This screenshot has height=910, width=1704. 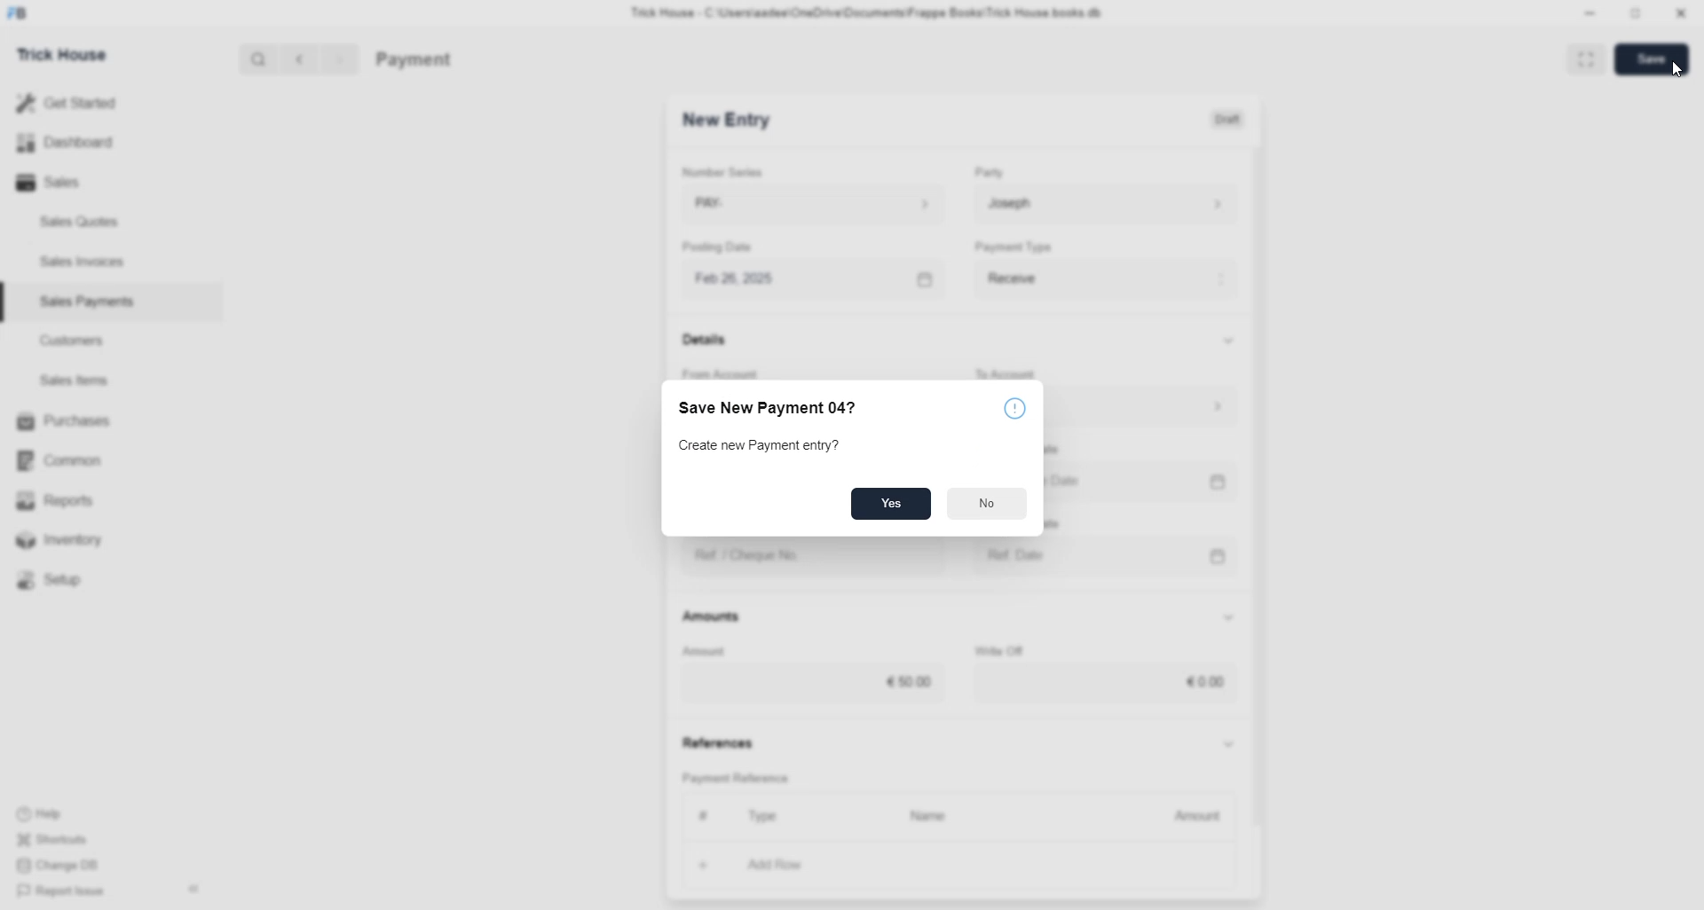 I want to click on €50.00, so click(x=811, y=684).